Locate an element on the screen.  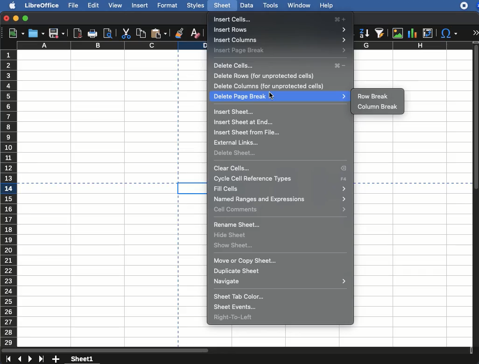
insert sheet is located at coordinates (234, 112).